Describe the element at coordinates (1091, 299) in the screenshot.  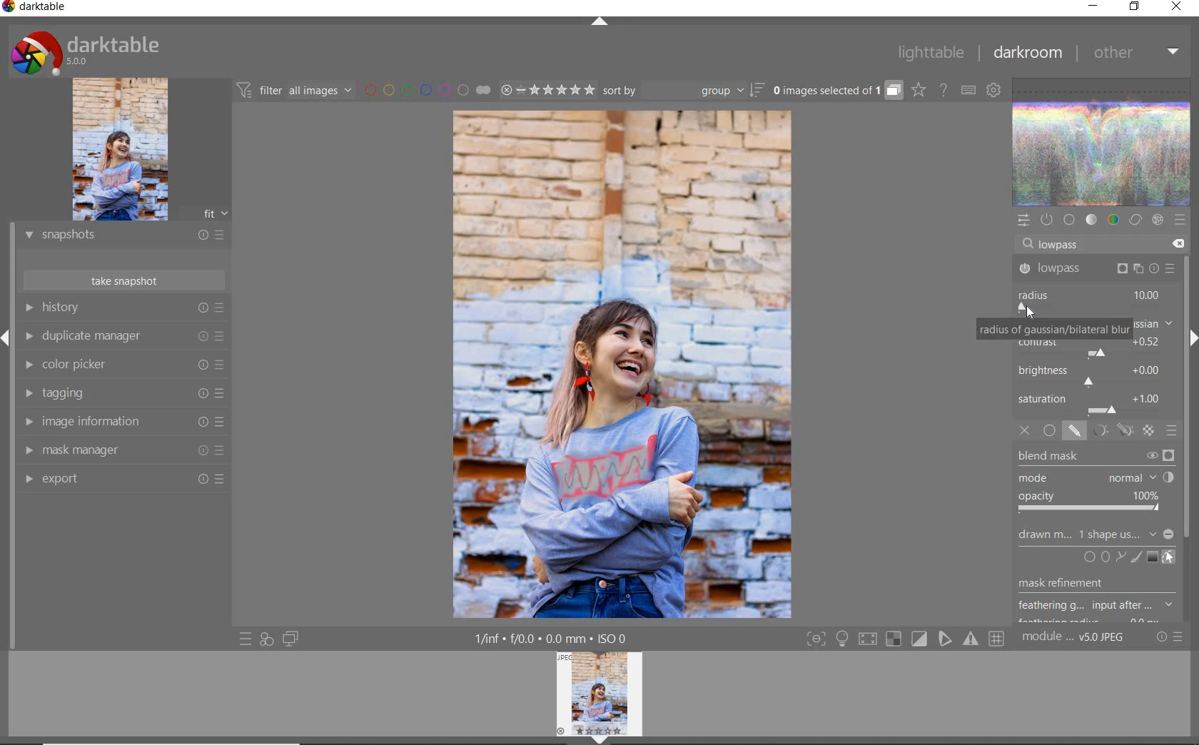
I see `radius` at that location.